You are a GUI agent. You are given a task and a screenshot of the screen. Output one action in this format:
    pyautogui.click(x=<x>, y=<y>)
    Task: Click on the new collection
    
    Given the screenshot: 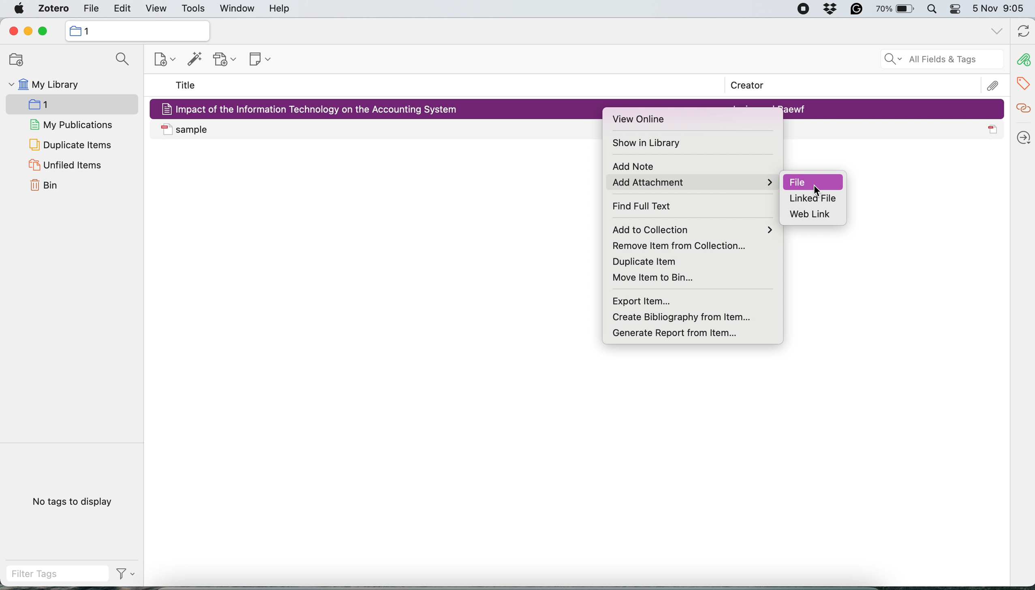 What is the action you would take?
    pyautogui.click(x=159, y=61)
    